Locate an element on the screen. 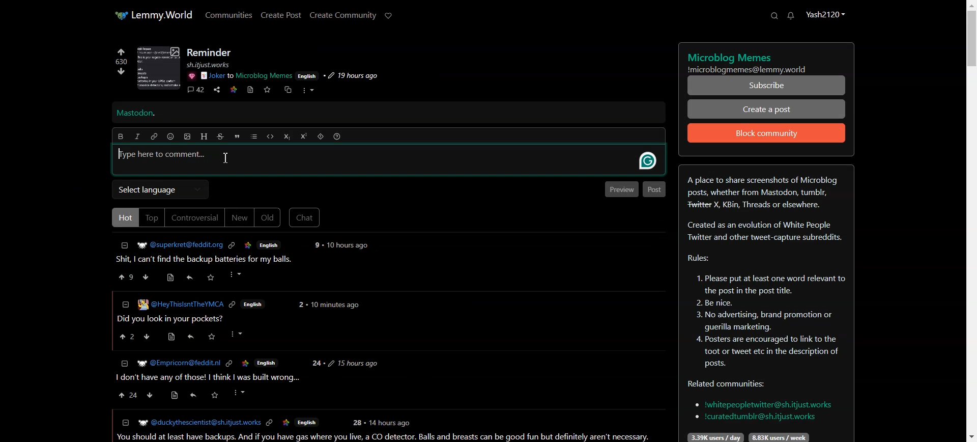 This screenshot has width=977, height=442. Collapse is located at coordinates (125, 245).